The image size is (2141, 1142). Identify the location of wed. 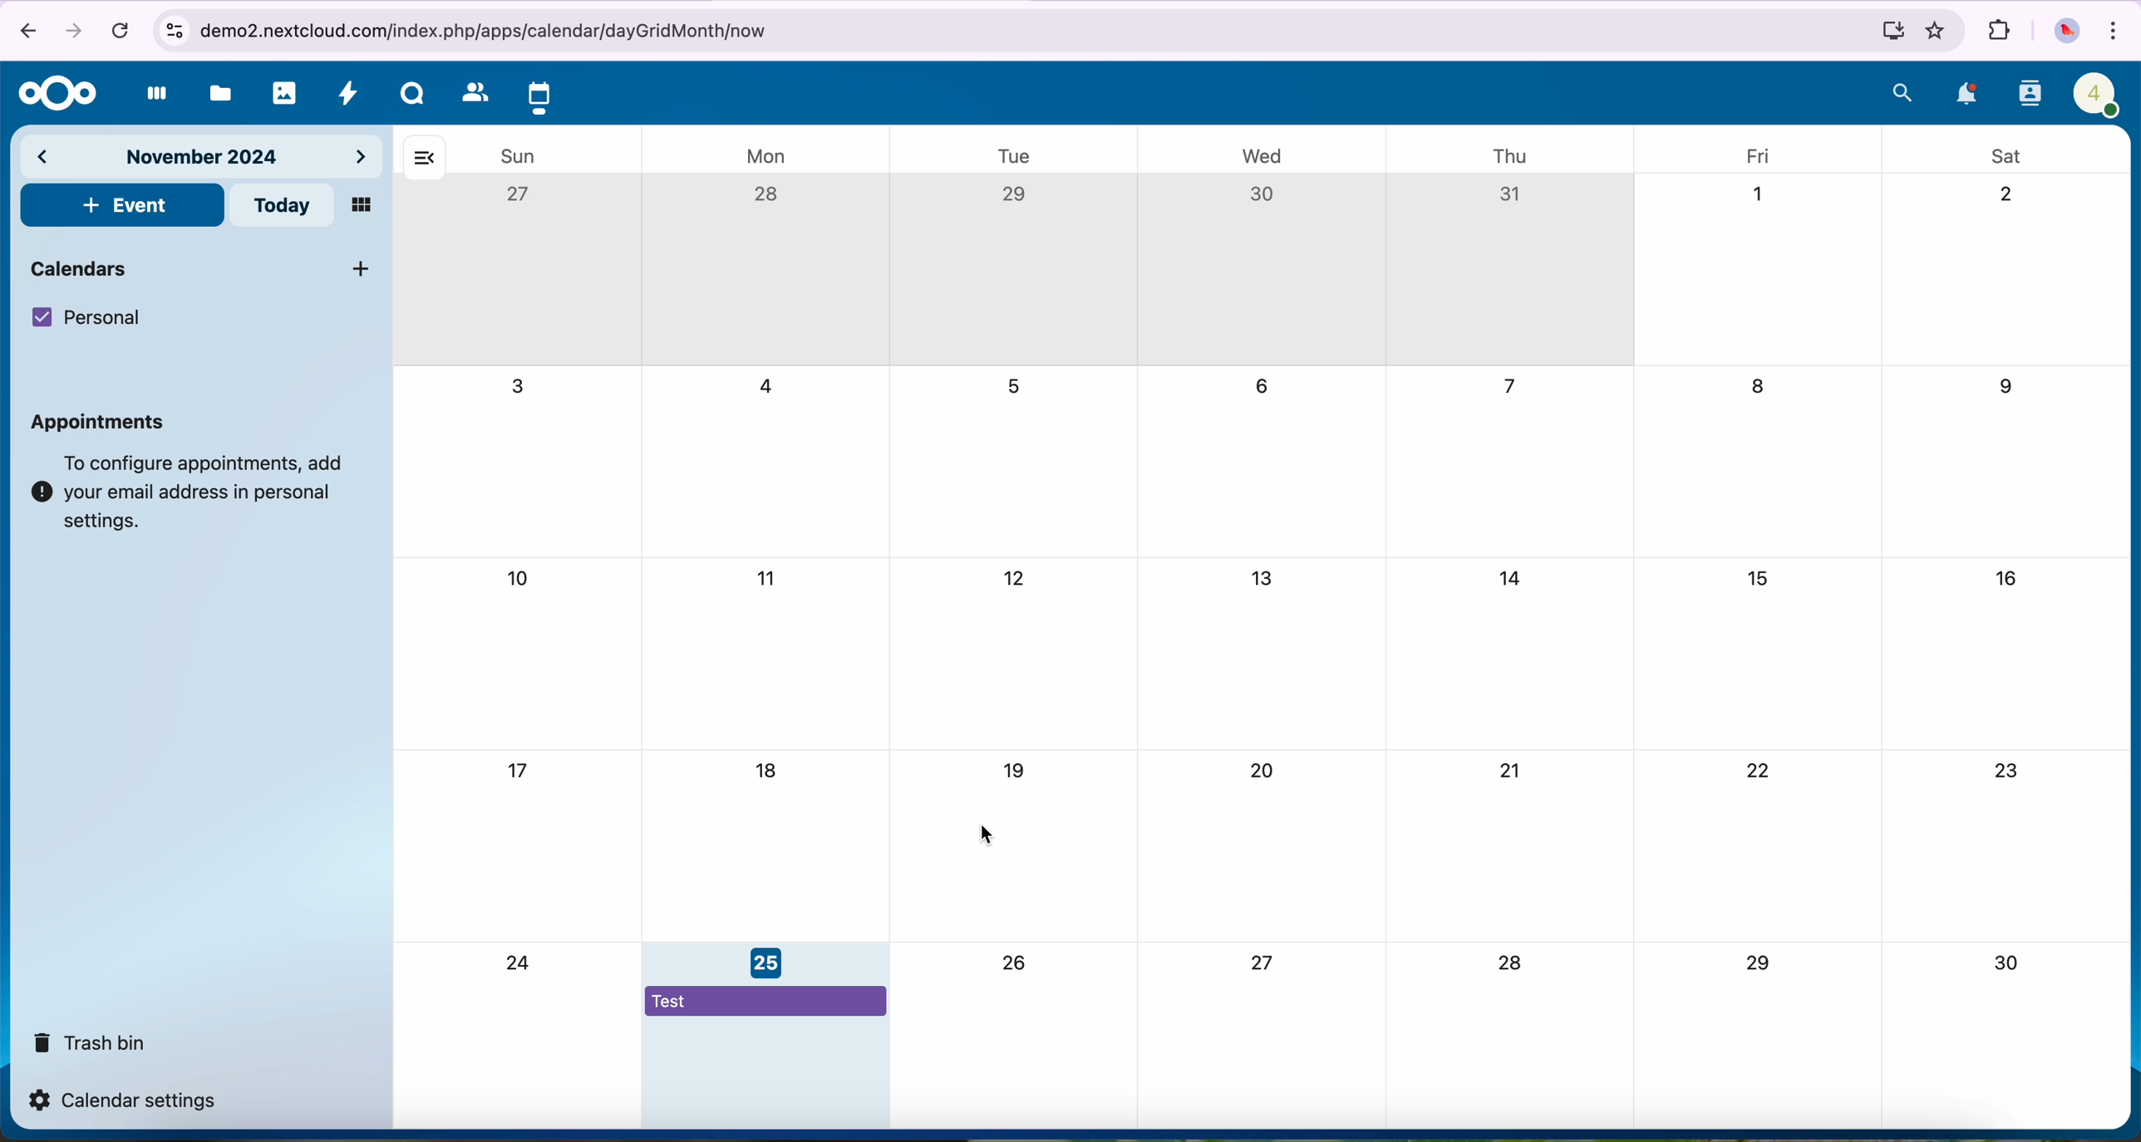
(1260, 154).